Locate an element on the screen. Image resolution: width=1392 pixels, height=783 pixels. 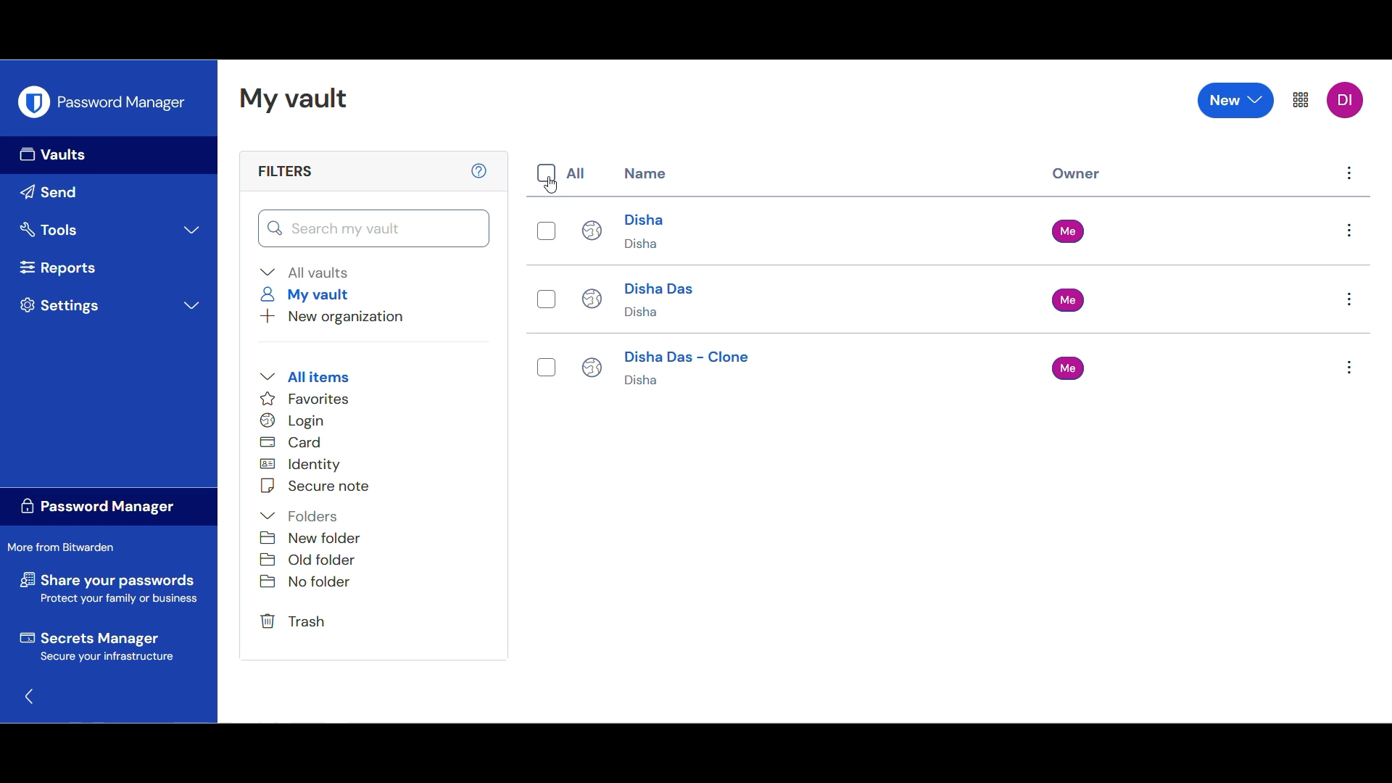
Favorites is located at coordinates (305, 399).